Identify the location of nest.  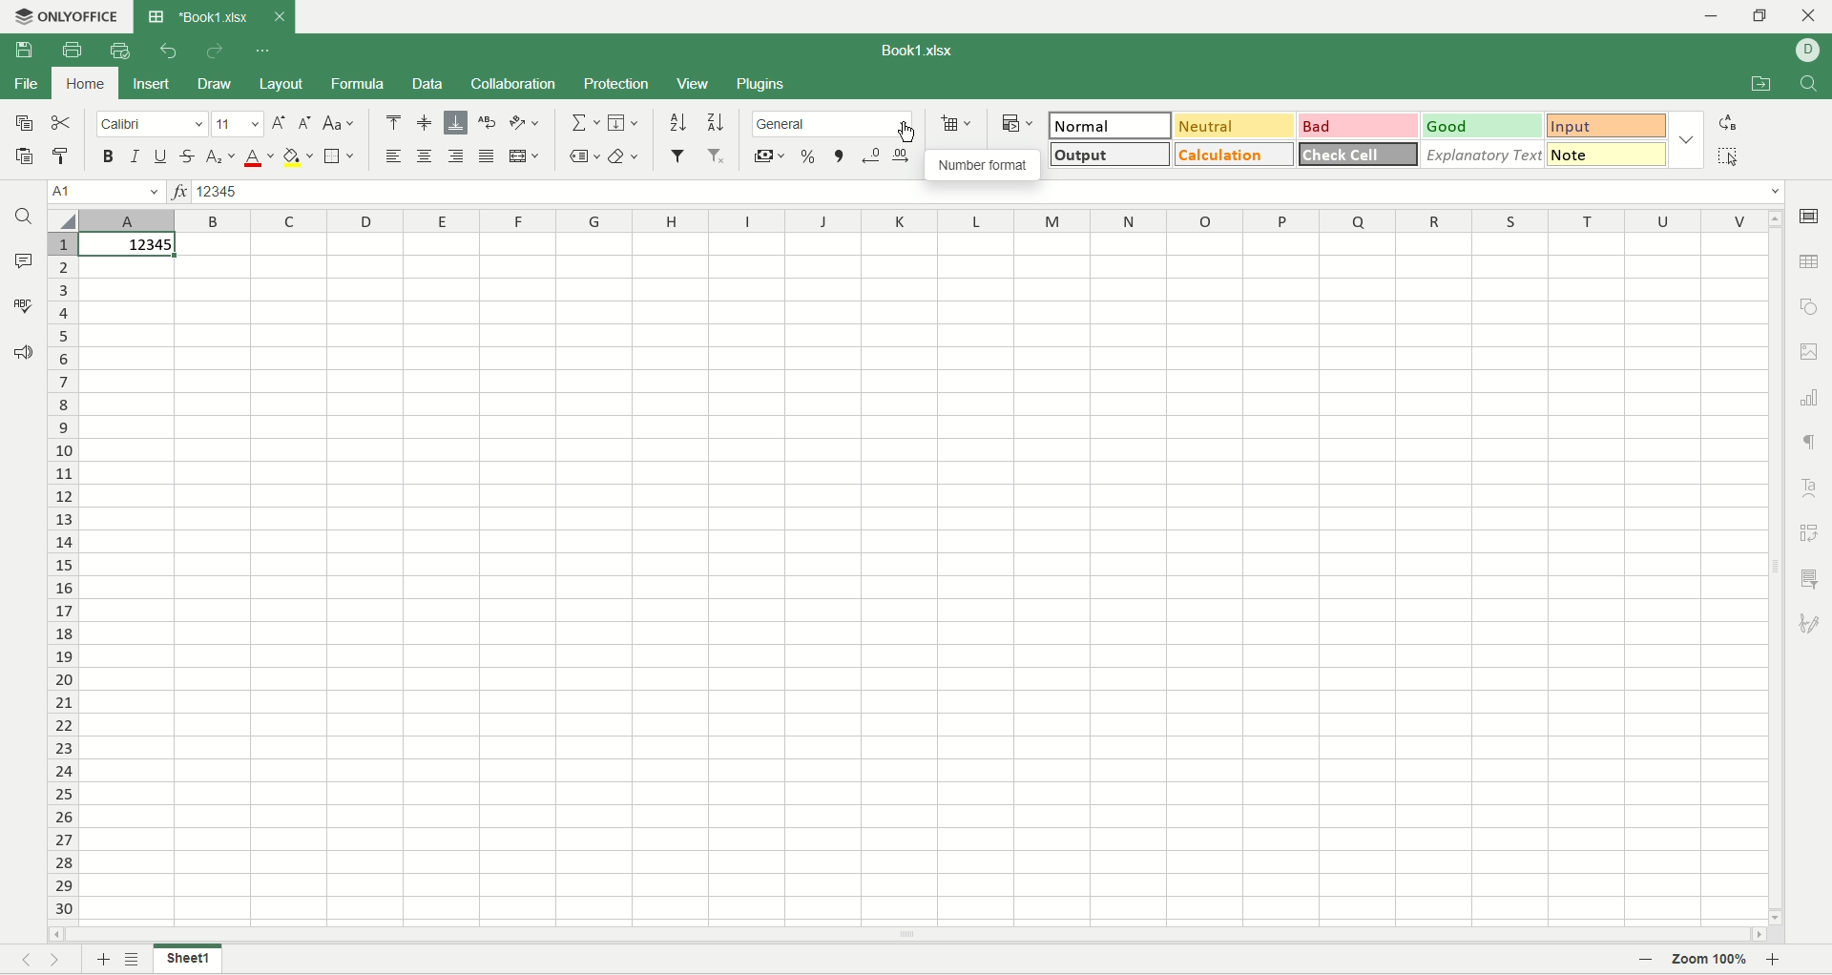
(60, 960).